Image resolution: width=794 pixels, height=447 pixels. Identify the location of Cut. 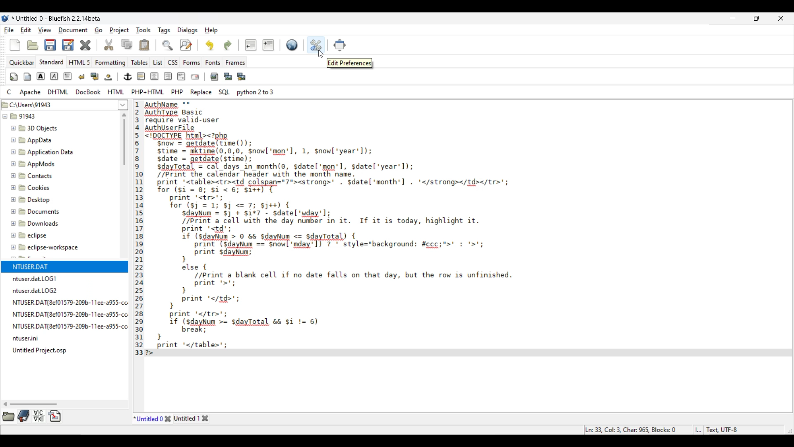
(109, 45).